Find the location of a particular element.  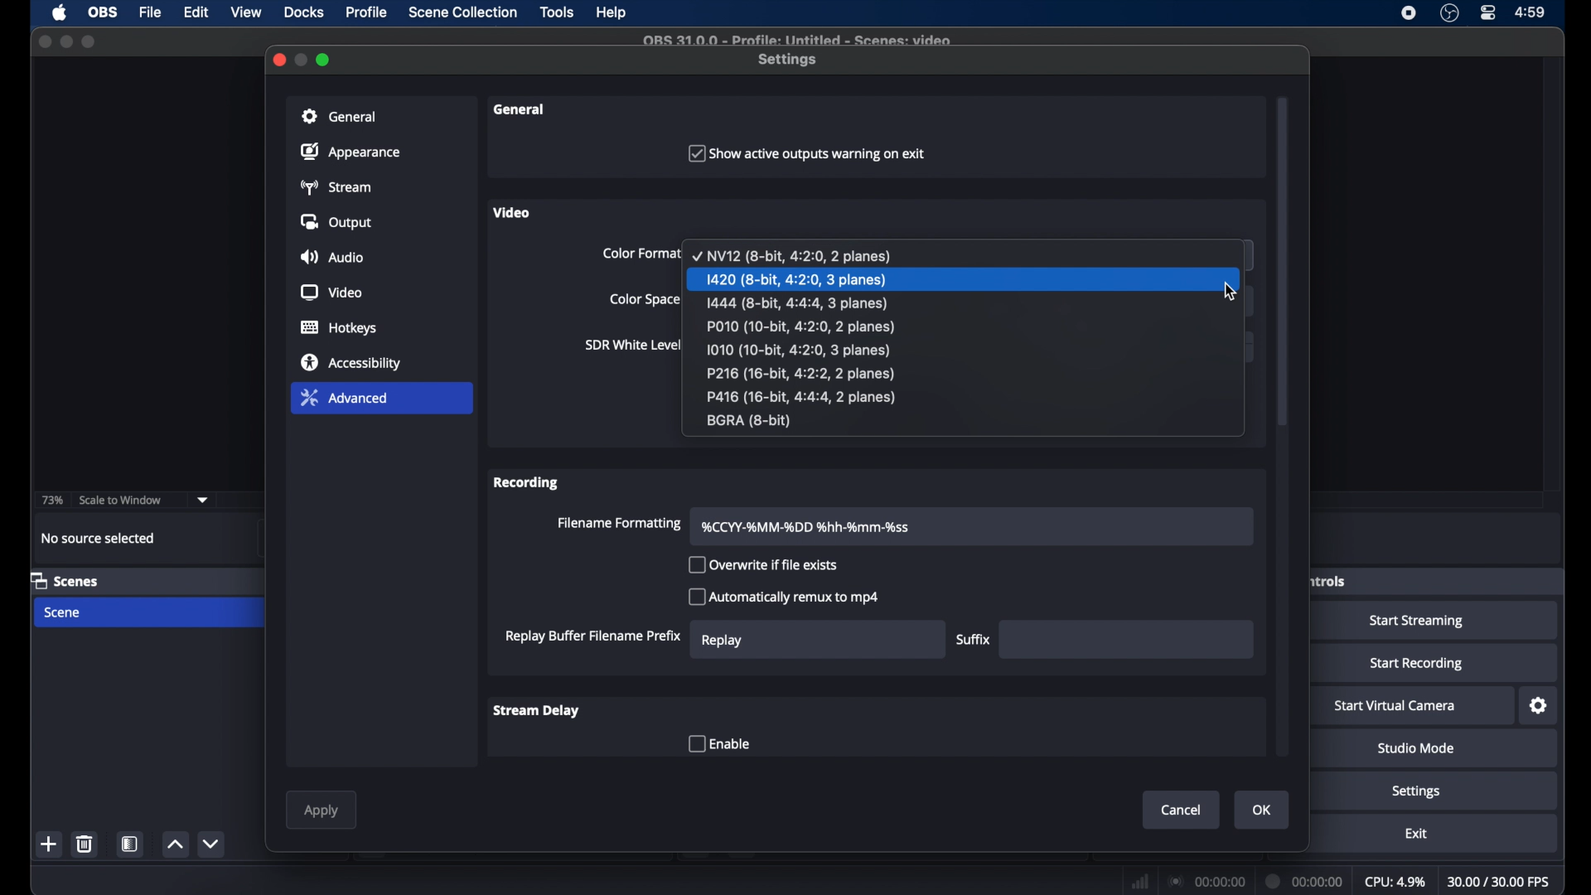

network is located at coordinates (1139, 880).